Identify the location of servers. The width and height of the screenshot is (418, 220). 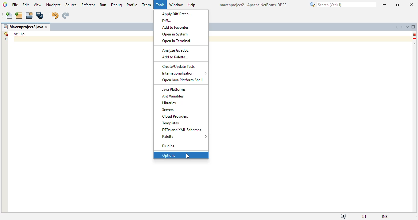
(168, 110).